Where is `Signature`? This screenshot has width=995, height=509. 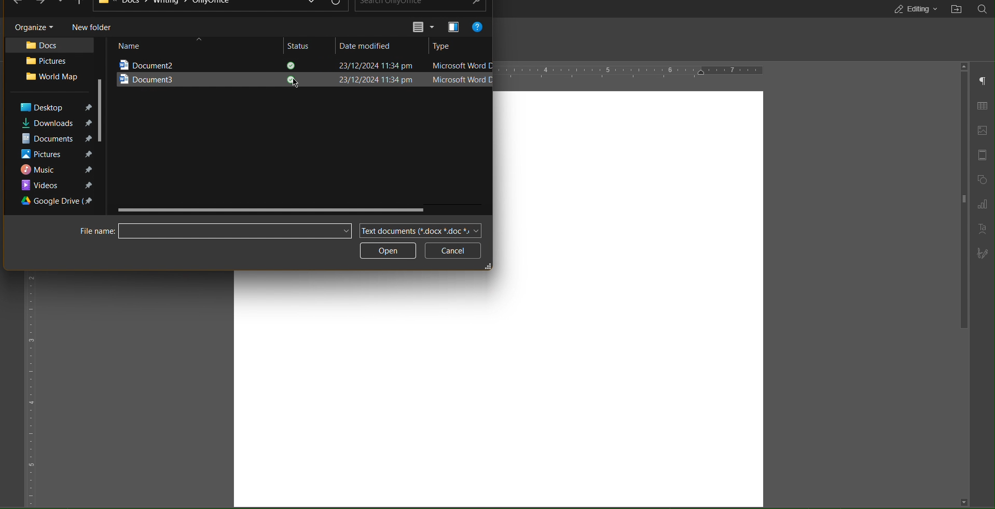 Signature is located at coordinates (983, 252).